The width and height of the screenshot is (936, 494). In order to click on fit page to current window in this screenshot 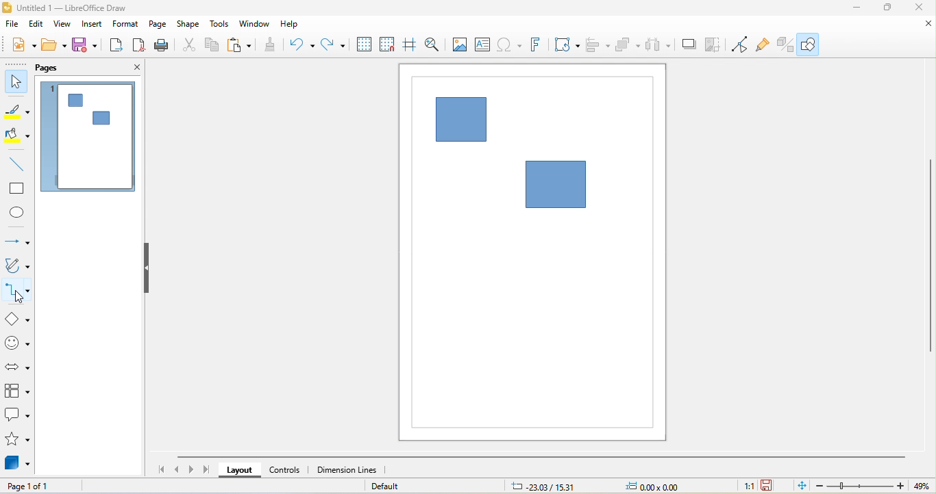, I will do `click(800, 487)`.